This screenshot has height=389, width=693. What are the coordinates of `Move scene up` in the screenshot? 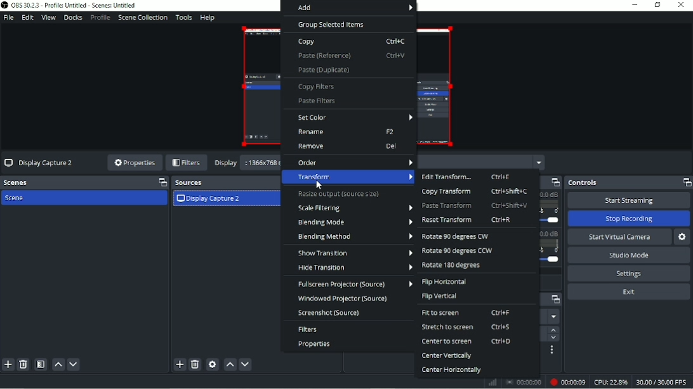 It's located at (59, 365).